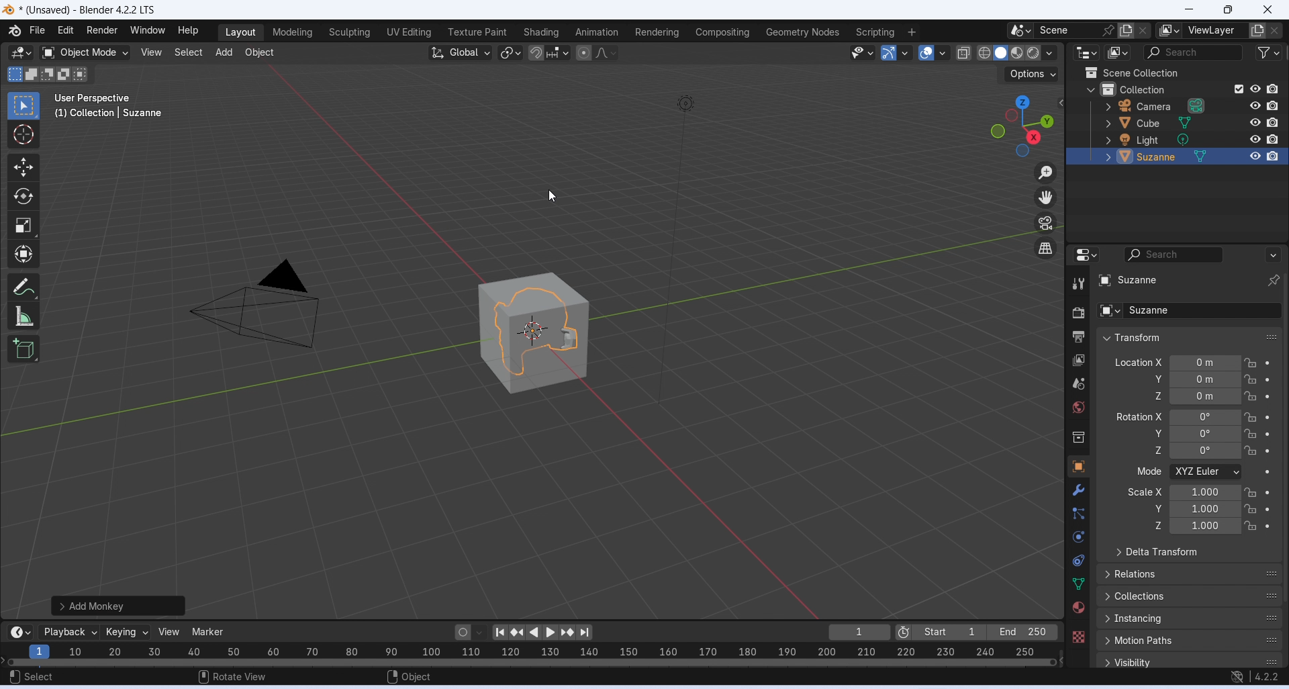  Describe the element at coordinates (146, 30) in the screenshot. I see `Window` at that location.